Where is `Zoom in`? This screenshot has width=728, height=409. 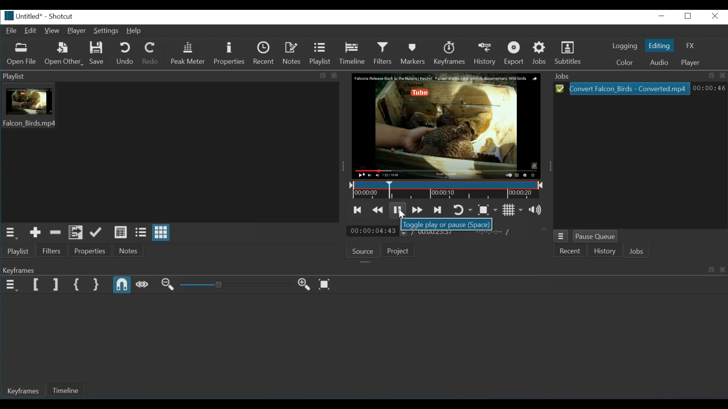
Zoom in is located at coordinates (168, 285).